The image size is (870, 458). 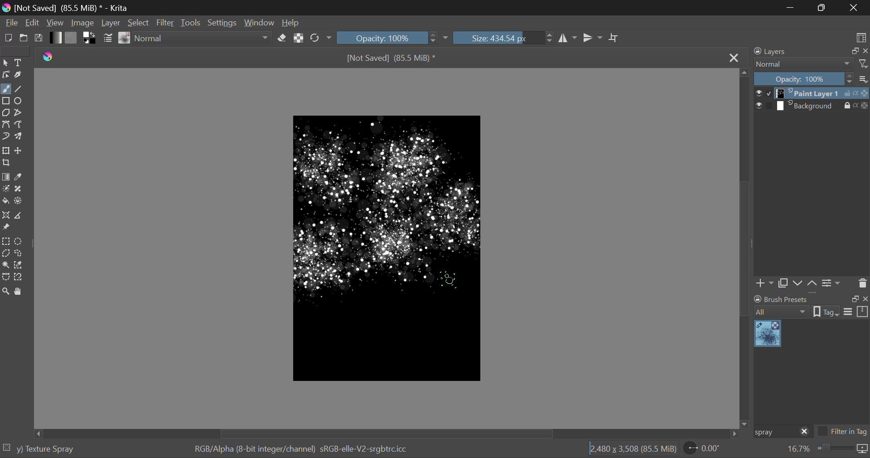 I want to click on page rotation, so click(x=703, y=448).